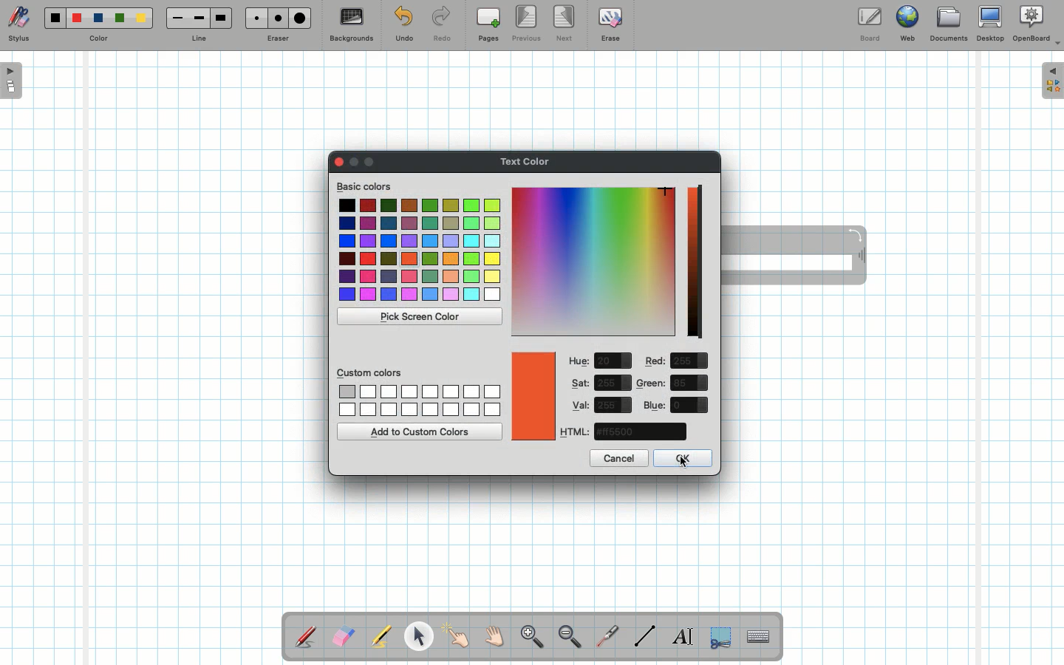  What do you see at coordinates (97, 39) in the screenshot?
I see `Color` at bounding box center [97, 39].